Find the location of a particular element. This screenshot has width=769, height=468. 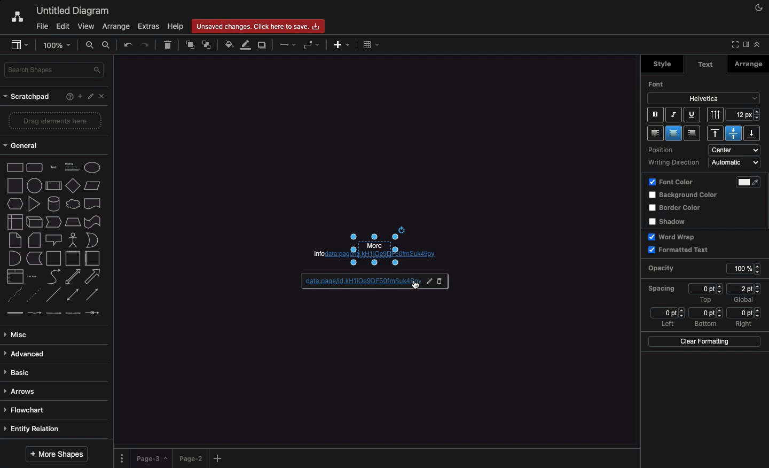

Table is located at coordinates (372, 44).